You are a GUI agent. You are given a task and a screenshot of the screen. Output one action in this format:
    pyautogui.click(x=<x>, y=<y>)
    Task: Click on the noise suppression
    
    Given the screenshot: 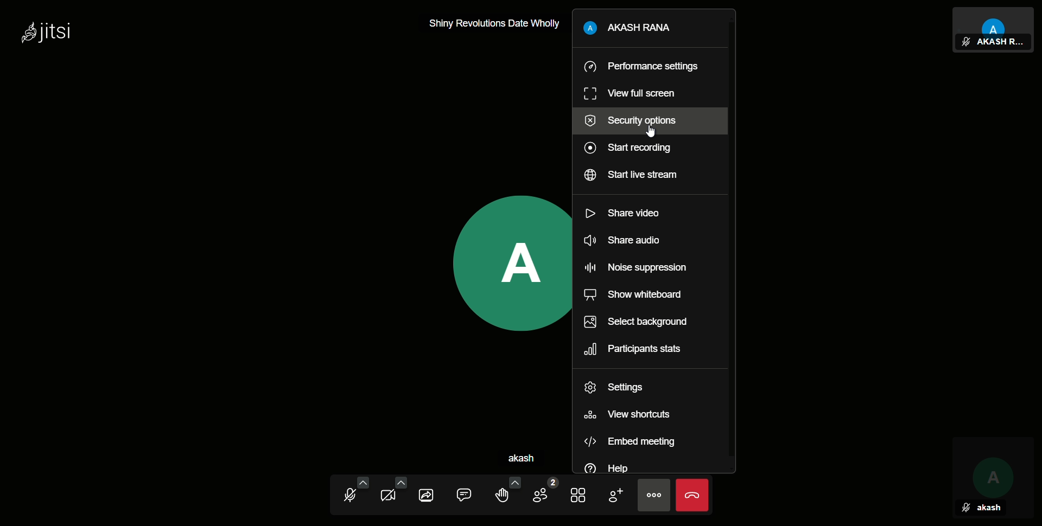 What is the action you would take?
    pyautogui.click(x=637, y=268)
    